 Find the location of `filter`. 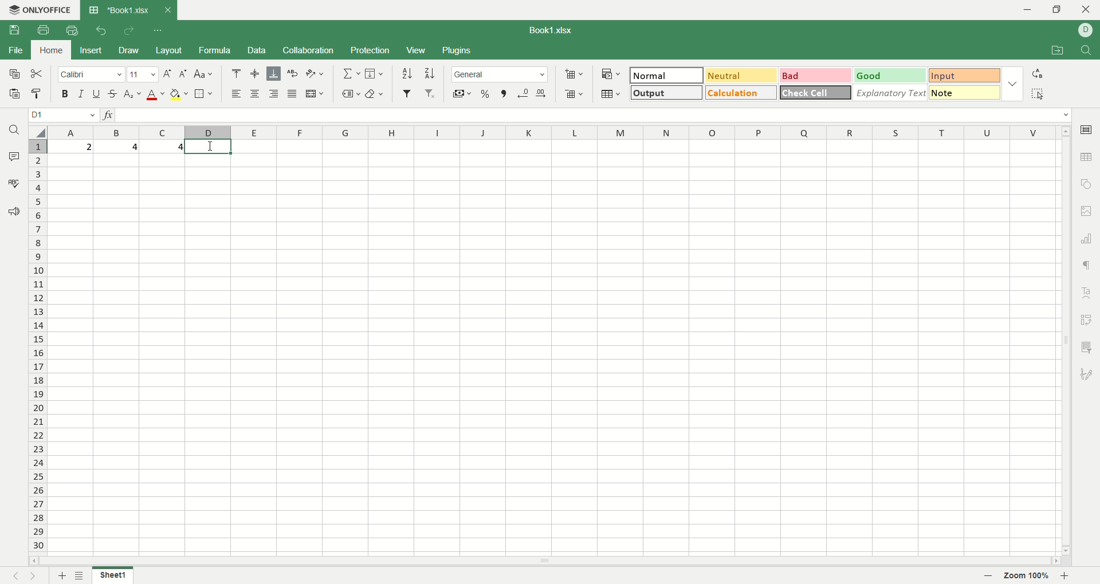

filter is located at coordinates (406, 94).